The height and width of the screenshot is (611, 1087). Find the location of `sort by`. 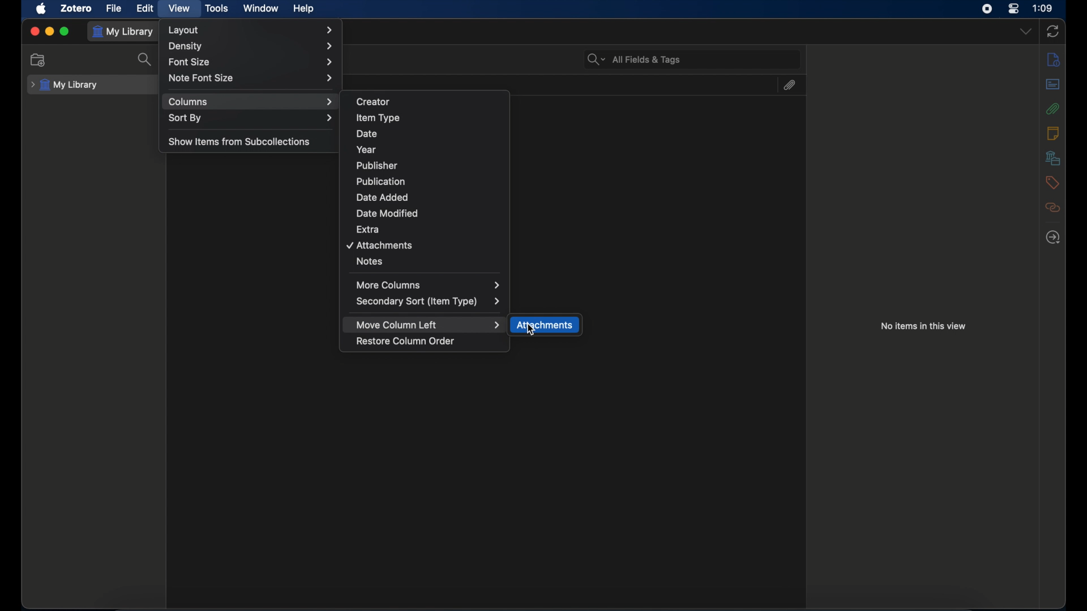

sort by is located at coordinates (250, 118).